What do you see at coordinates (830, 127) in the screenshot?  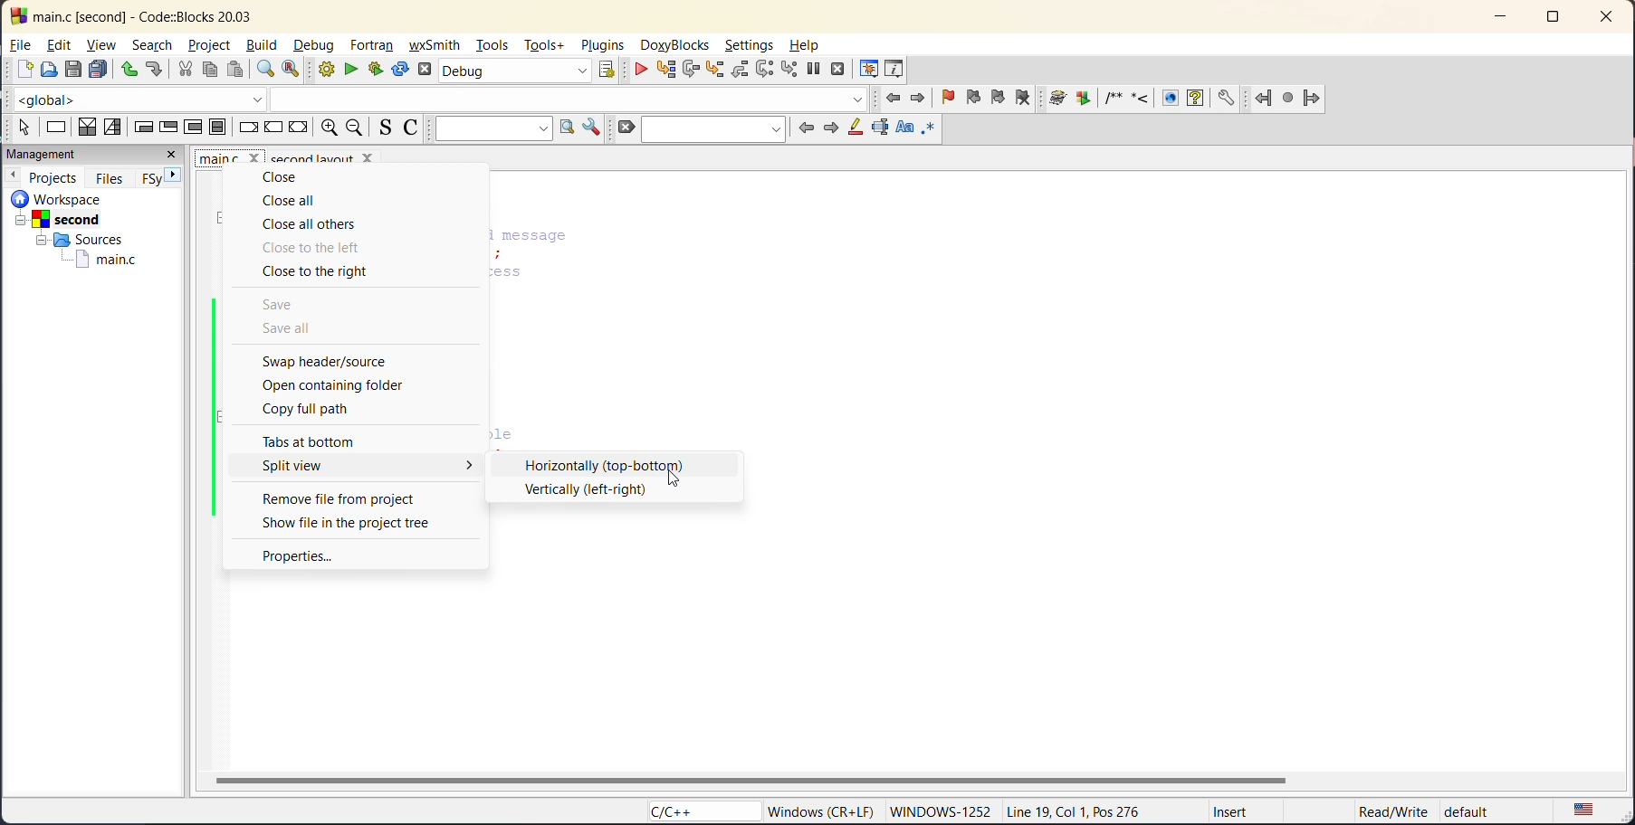 I see `next` at bounding box center [830, 127].